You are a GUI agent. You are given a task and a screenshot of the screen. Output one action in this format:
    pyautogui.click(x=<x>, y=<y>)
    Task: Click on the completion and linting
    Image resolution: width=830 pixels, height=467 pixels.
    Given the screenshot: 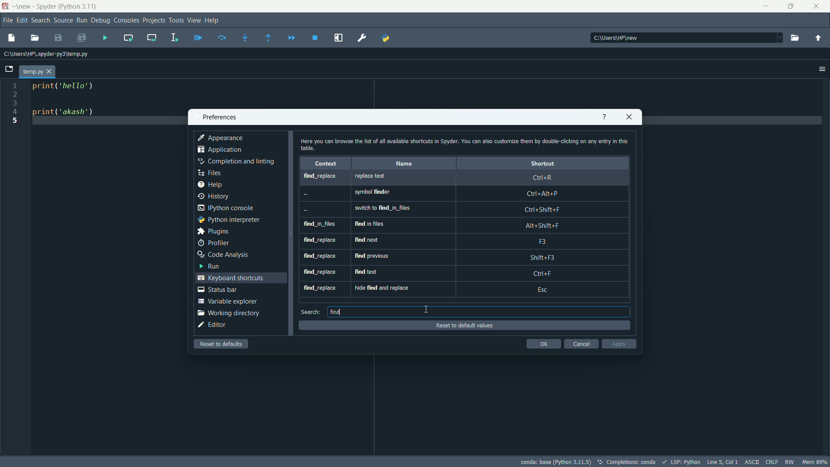 What is the action you would take?
    pyautogui.click(x=237, y=162)
    